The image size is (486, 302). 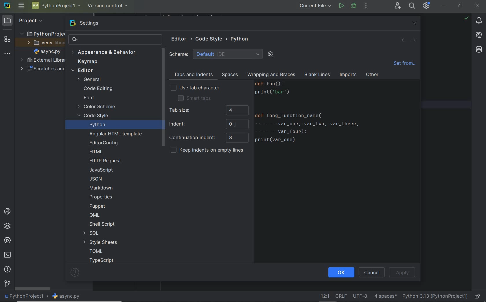 What do you see at coordinates (22, 5) in the screenshot?
I see `main menu` at bounding box center [22, 5].